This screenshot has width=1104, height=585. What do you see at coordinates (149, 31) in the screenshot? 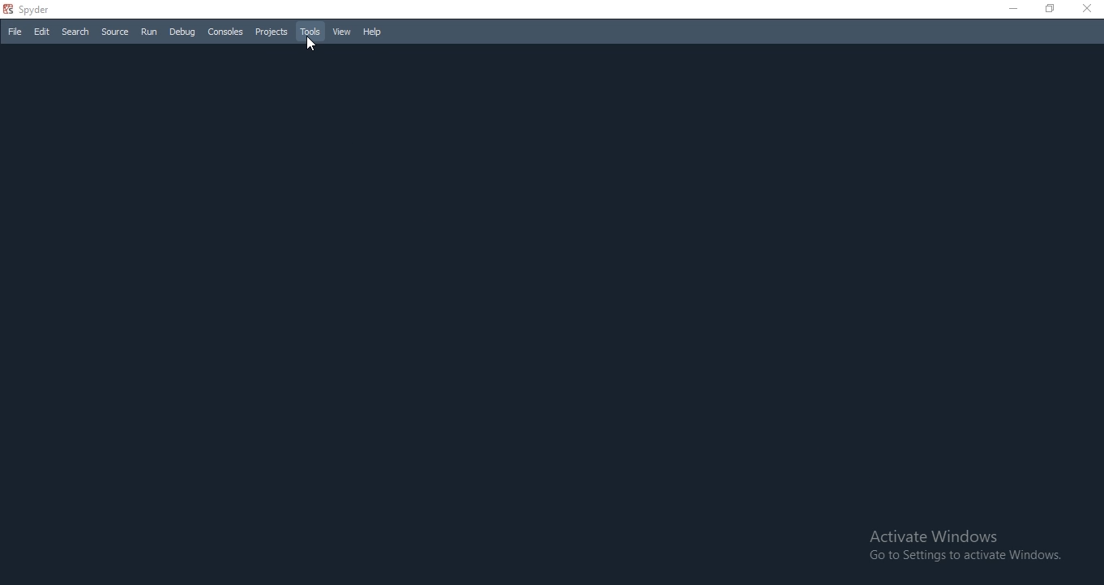
I see `Run` at bounding box center [149, 31].